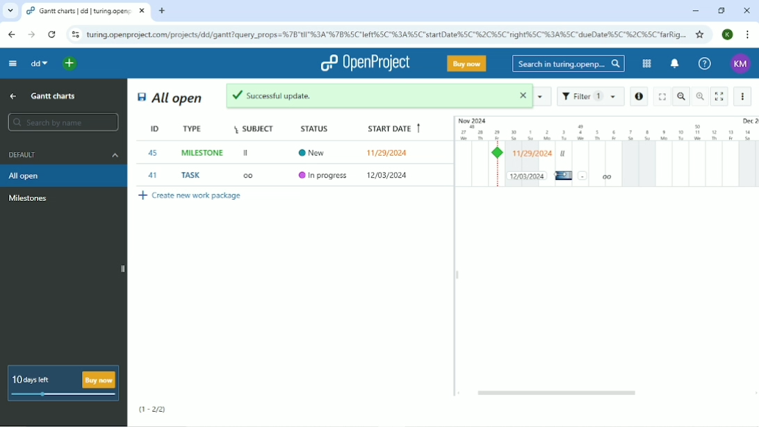  What do you see at coordinates (28, 198) in the screenshot?
I see `Milestone` at bounding box center [28, 198].